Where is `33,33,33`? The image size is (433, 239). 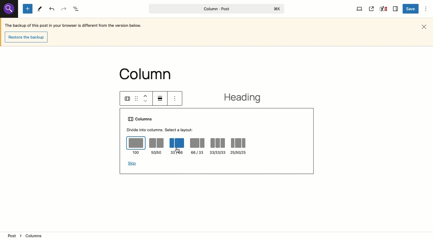
33,33,33 is located at coordinates (217, 146).